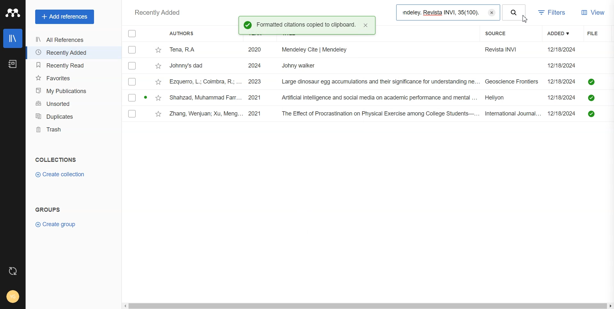 This screenshot has height=309, width=614. I want to click on Logo, so click(12, 13).